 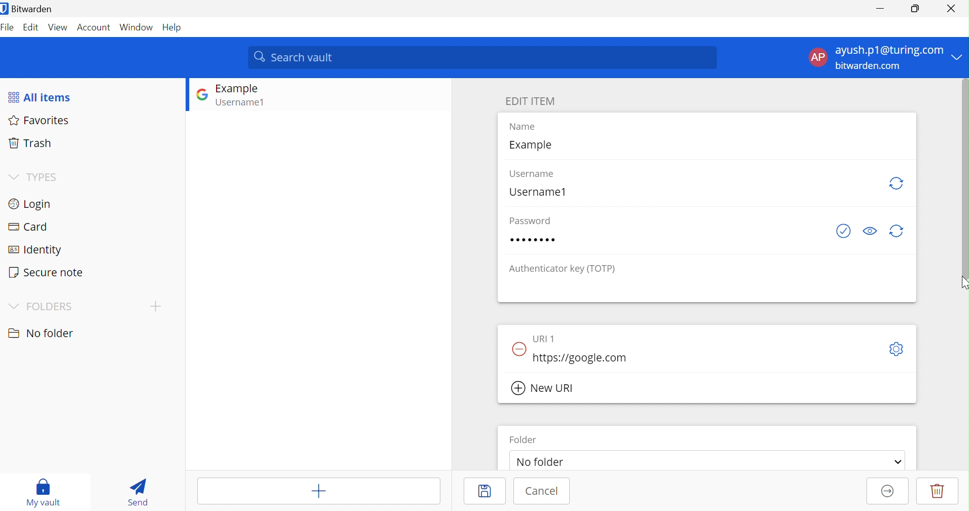 I want to click on Close, so click(x=951, y=7).